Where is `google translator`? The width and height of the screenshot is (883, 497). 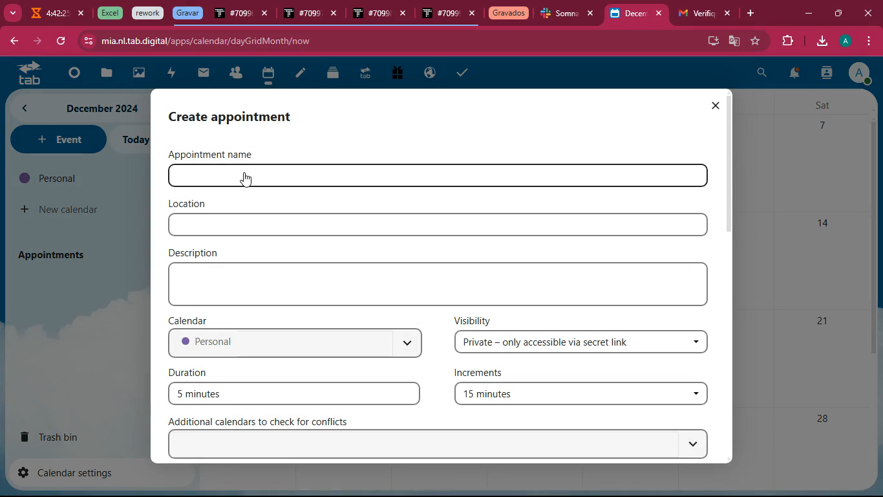 google translator is located at coordinates (734, 41).